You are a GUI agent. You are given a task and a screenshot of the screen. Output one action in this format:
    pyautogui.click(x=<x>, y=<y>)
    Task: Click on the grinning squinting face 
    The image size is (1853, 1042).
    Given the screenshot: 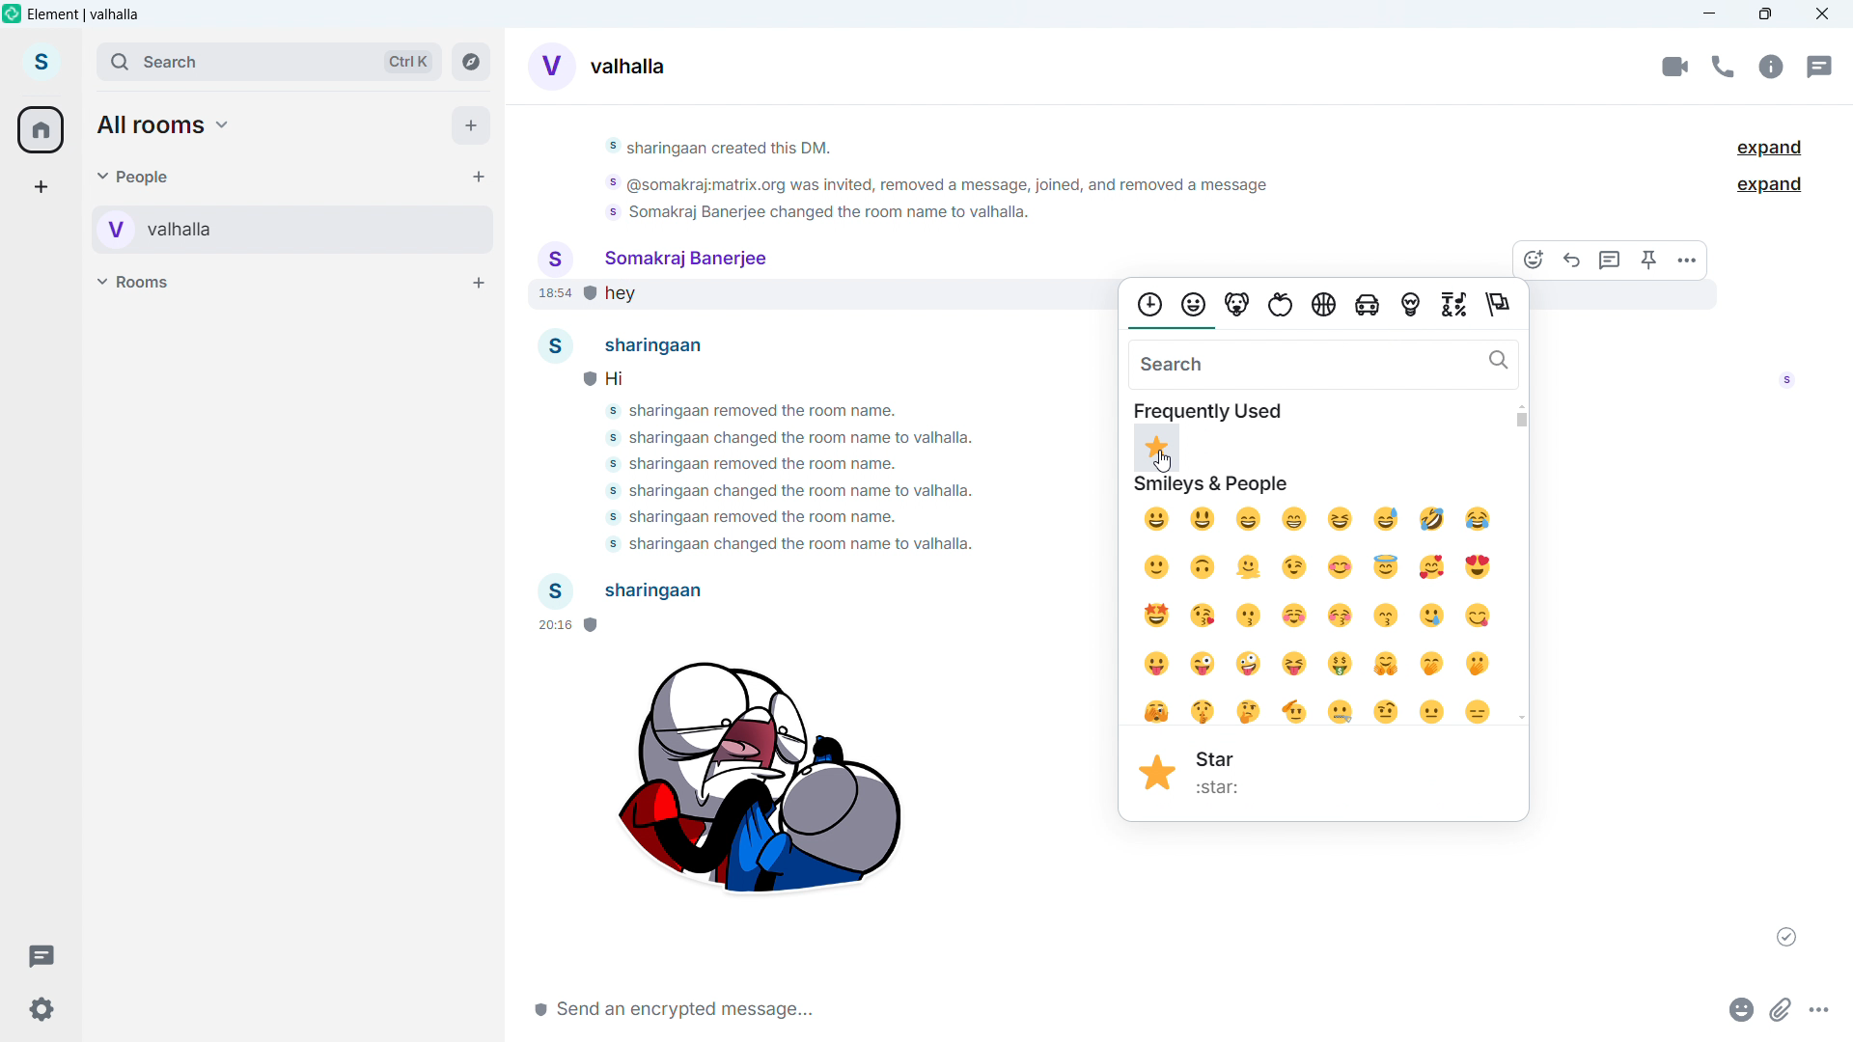 What is the action you would take?
    pyautogui.click(x=1342, y=518)
    